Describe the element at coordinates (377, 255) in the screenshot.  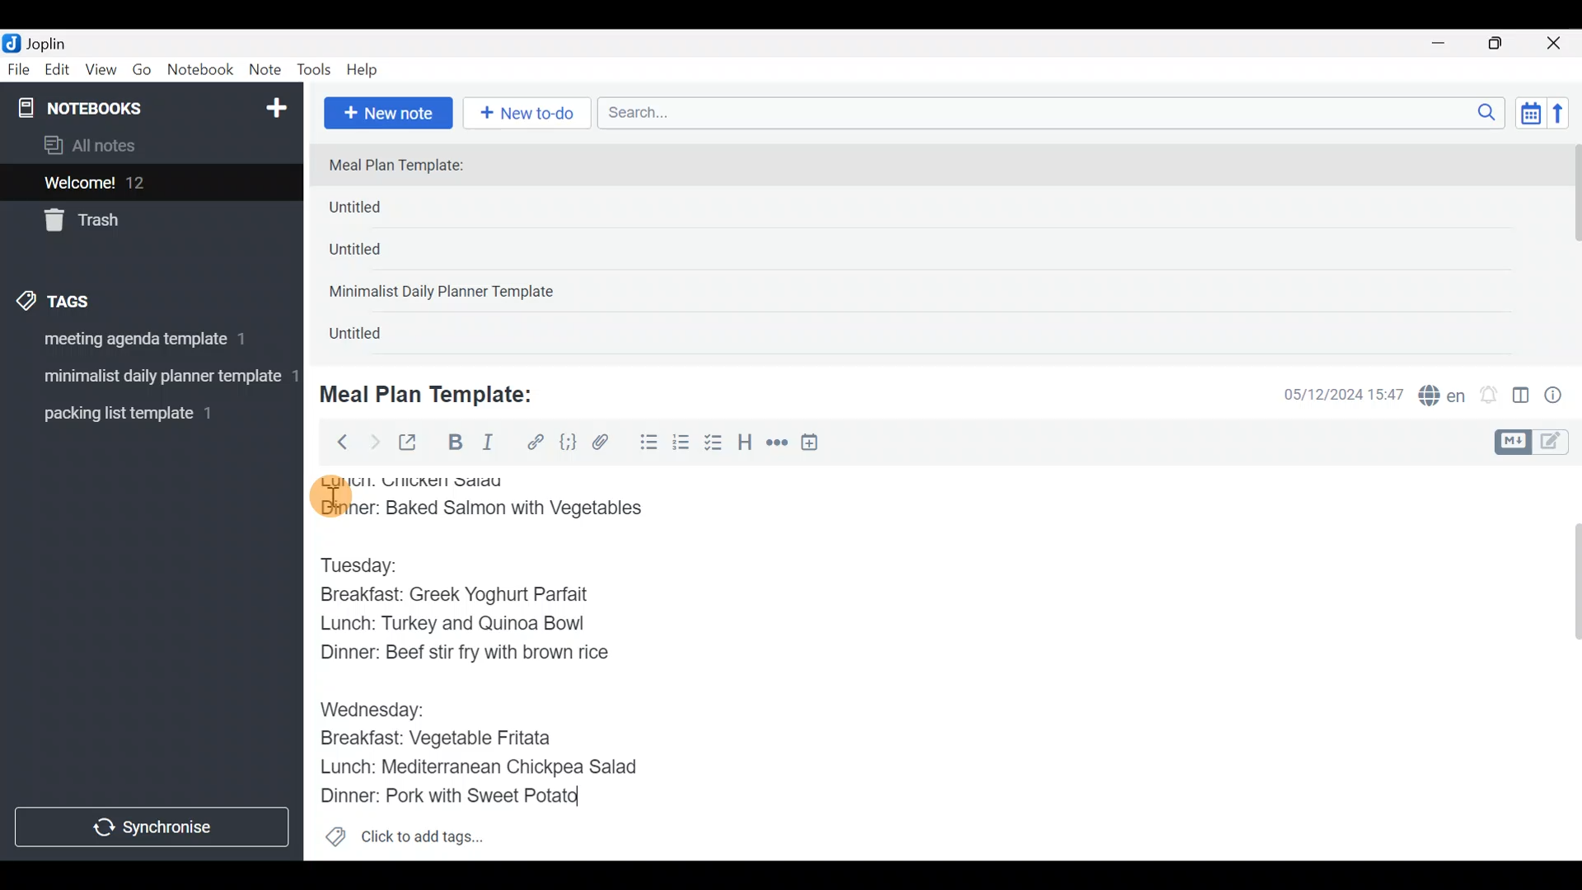
I see `Untitled` at that location.